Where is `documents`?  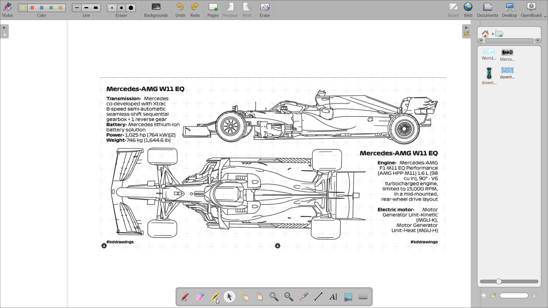
documents is located at coordinates (489, 10).